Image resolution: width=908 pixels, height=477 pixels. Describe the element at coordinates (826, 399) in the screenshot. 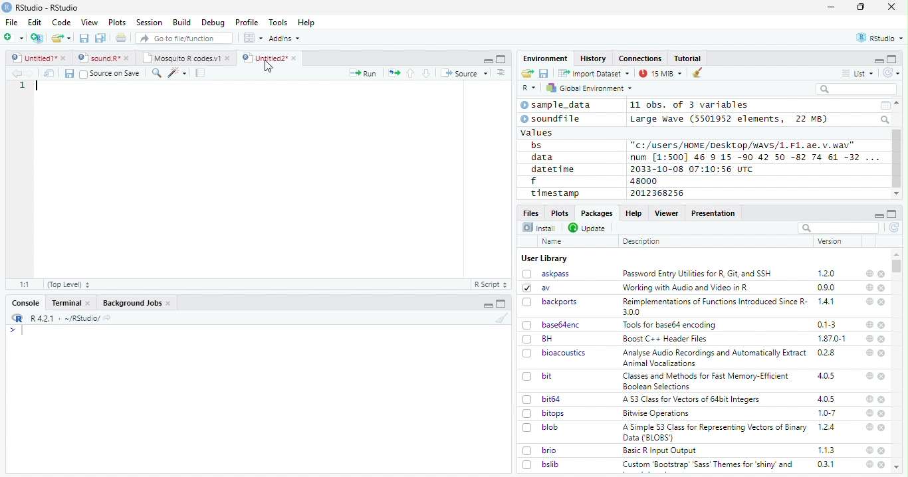

I see `4.0.5` at that location.